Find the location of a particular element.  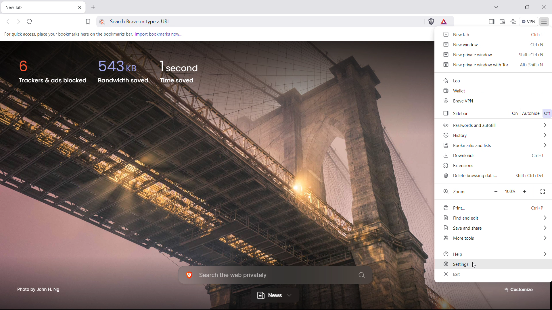

zoom logo is located at coordinates (445, 192).